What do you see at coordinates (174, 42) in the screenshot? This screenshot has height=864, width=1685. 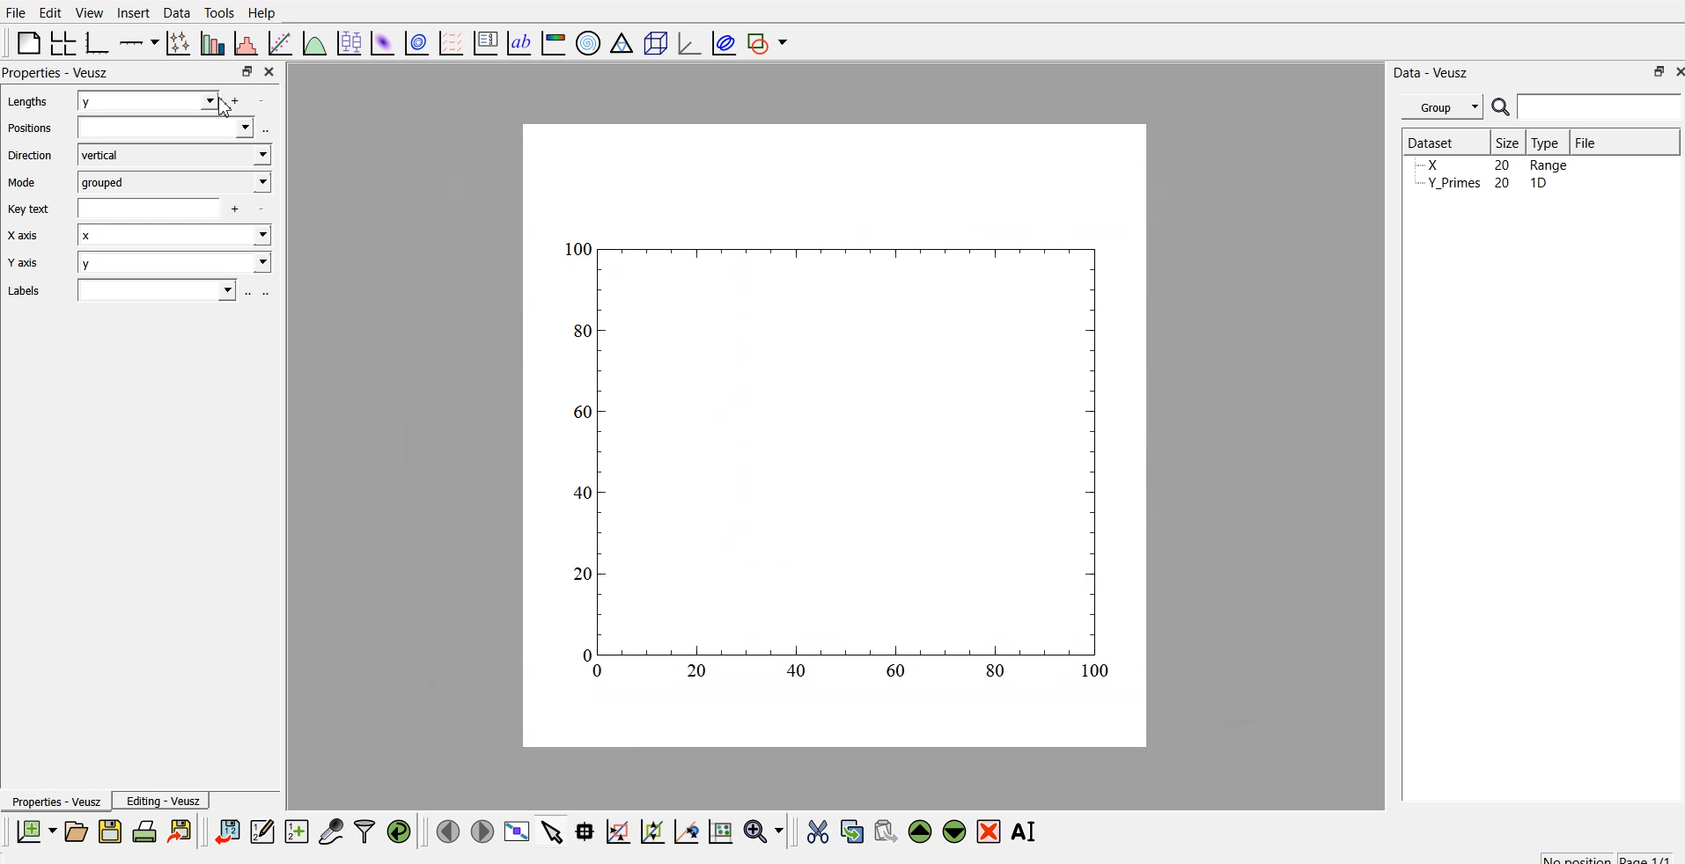 I see `plot points` at bounding box center [174, 42].